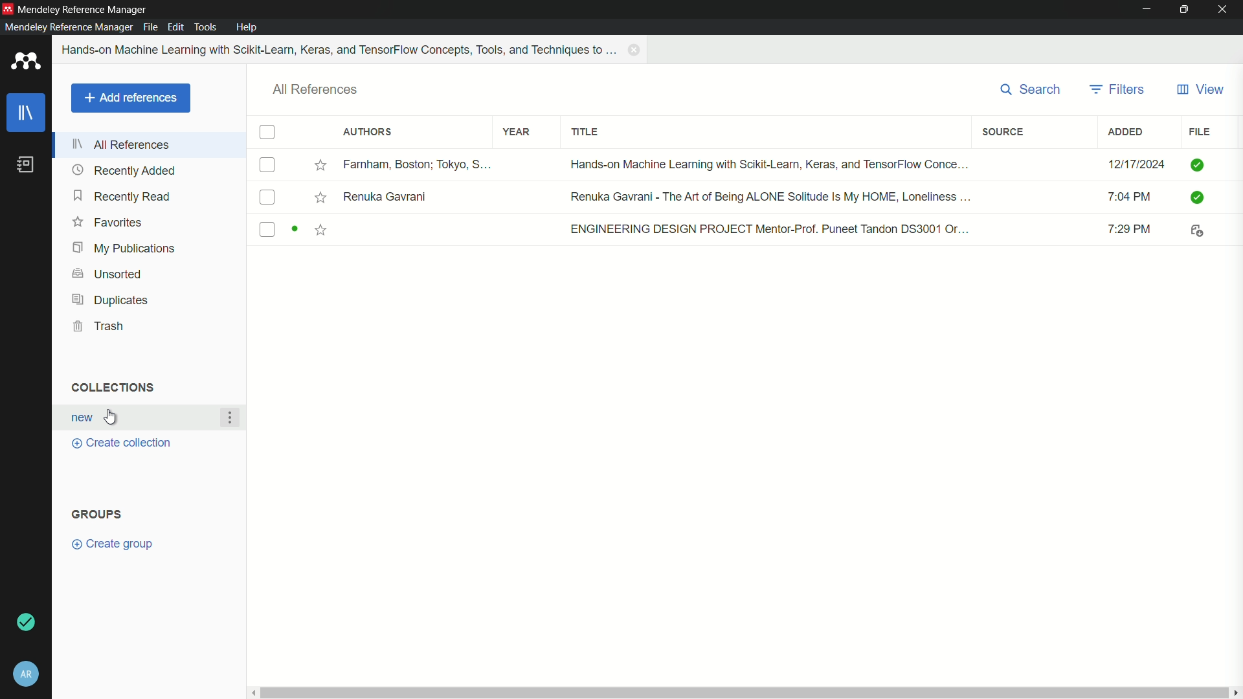 The width and height of the screenshot is (1243, 699). Describe the element at coordinates (176, 27) in the screenshot. I see `edit menu` at that location.